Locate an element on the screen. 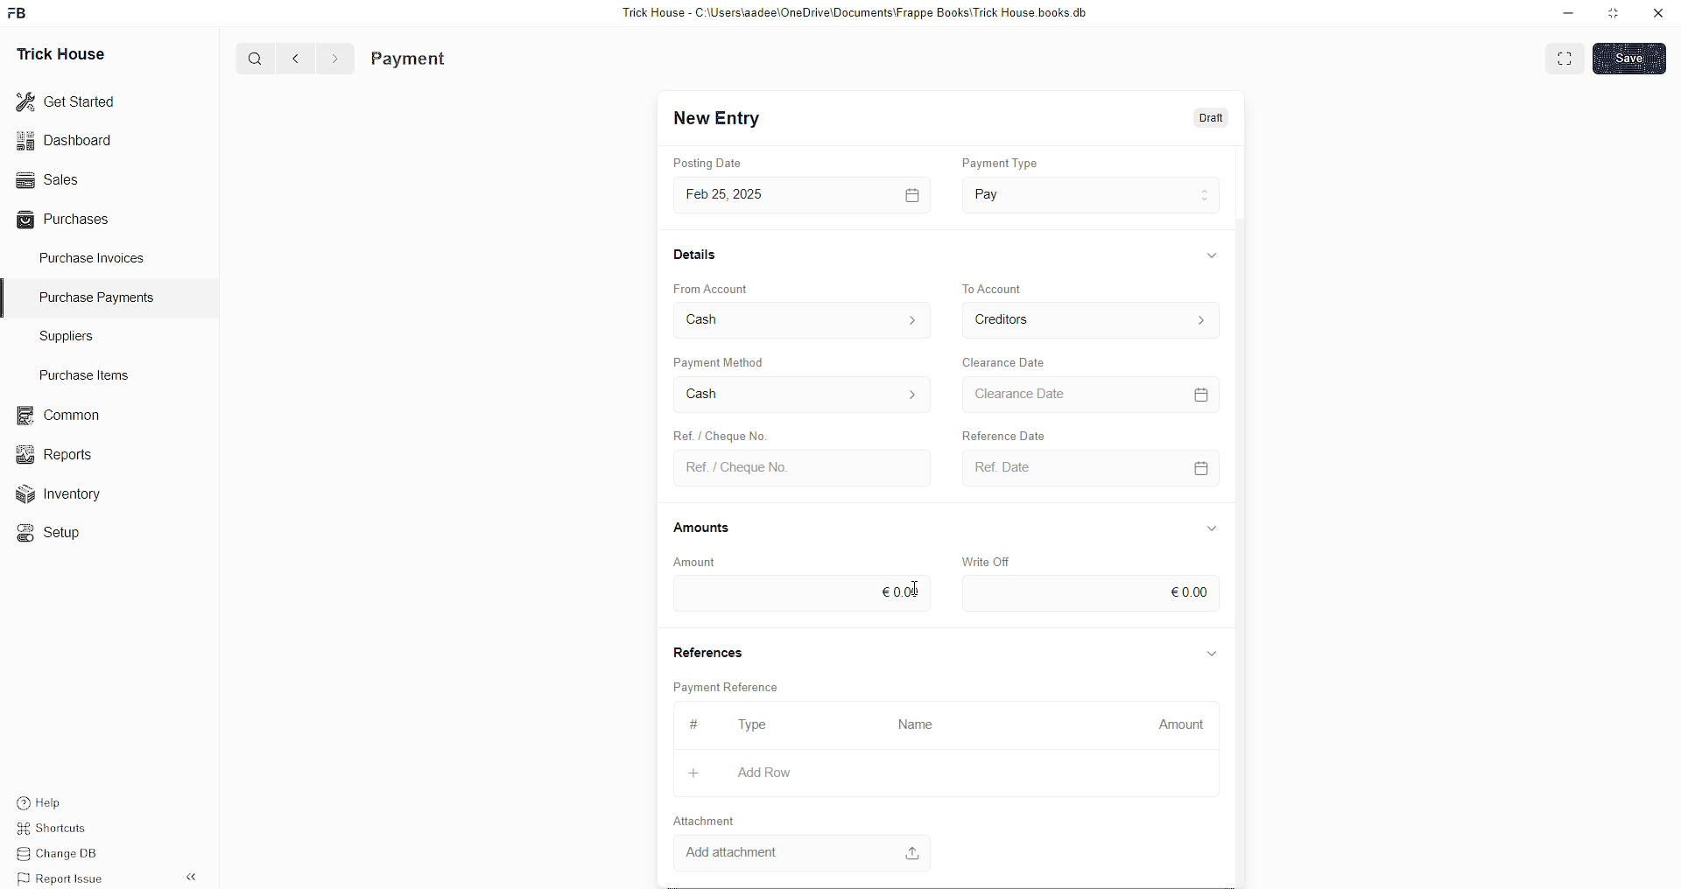 The height and width of the screenshot is (889, 1681). Add Row is located at coordinates (740, 772).